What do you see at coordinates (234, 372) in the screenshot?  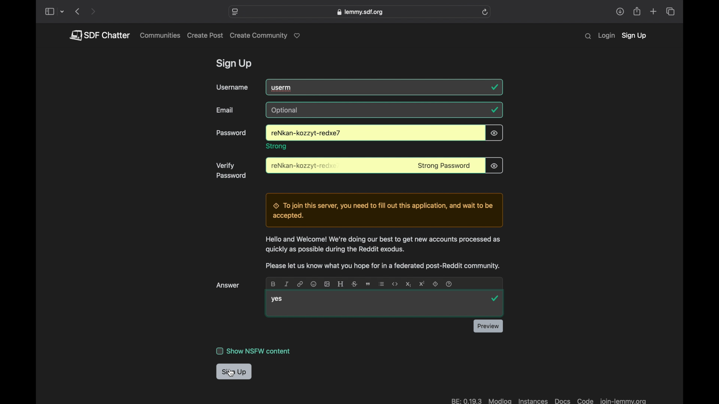 I see `sign up` at bounding box center [234, 372].